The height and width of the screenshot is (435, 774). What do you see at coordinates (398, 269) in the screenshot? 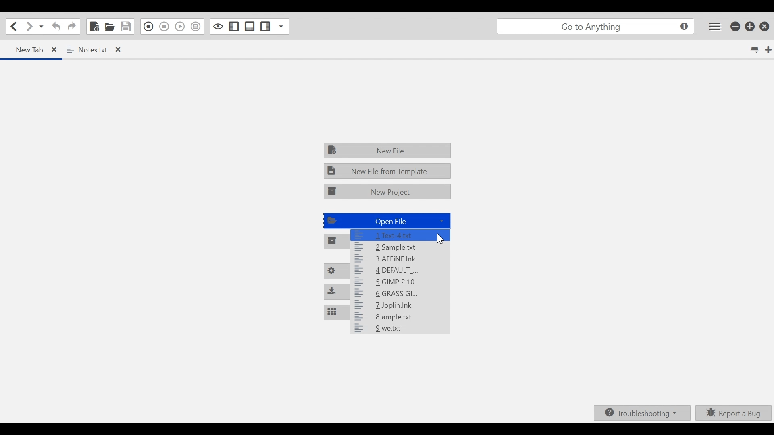
I see `4 DEFAULT _...` at bounding box center [398, 269].